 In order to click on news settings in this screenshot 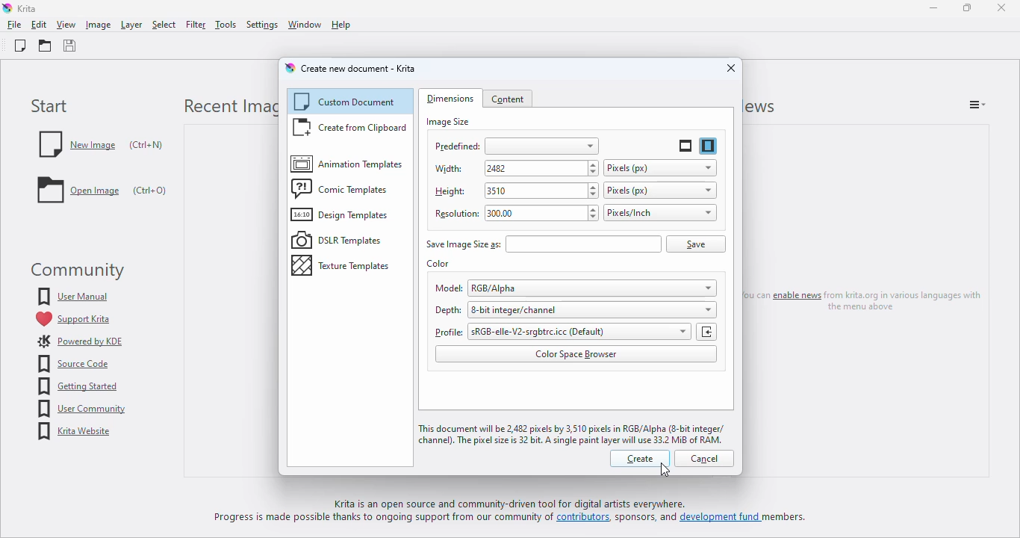, I will do `click(977, 104)`.